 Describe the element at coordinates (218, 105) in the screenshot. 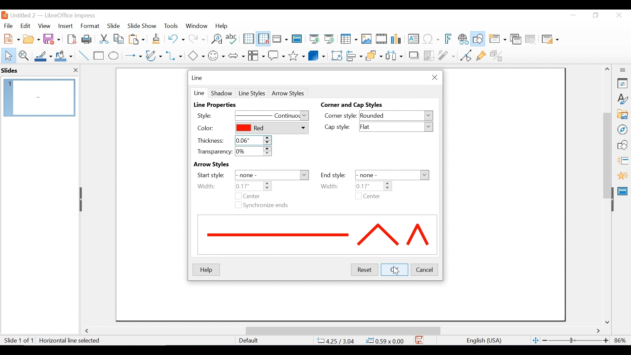

I see `Line Properties` at that location.